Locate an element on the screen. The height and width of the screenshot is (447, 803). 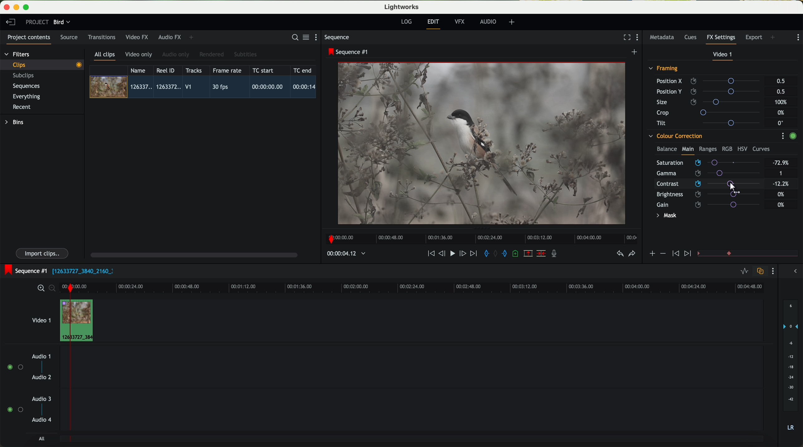
add panel is located at coordinates (774, 38).